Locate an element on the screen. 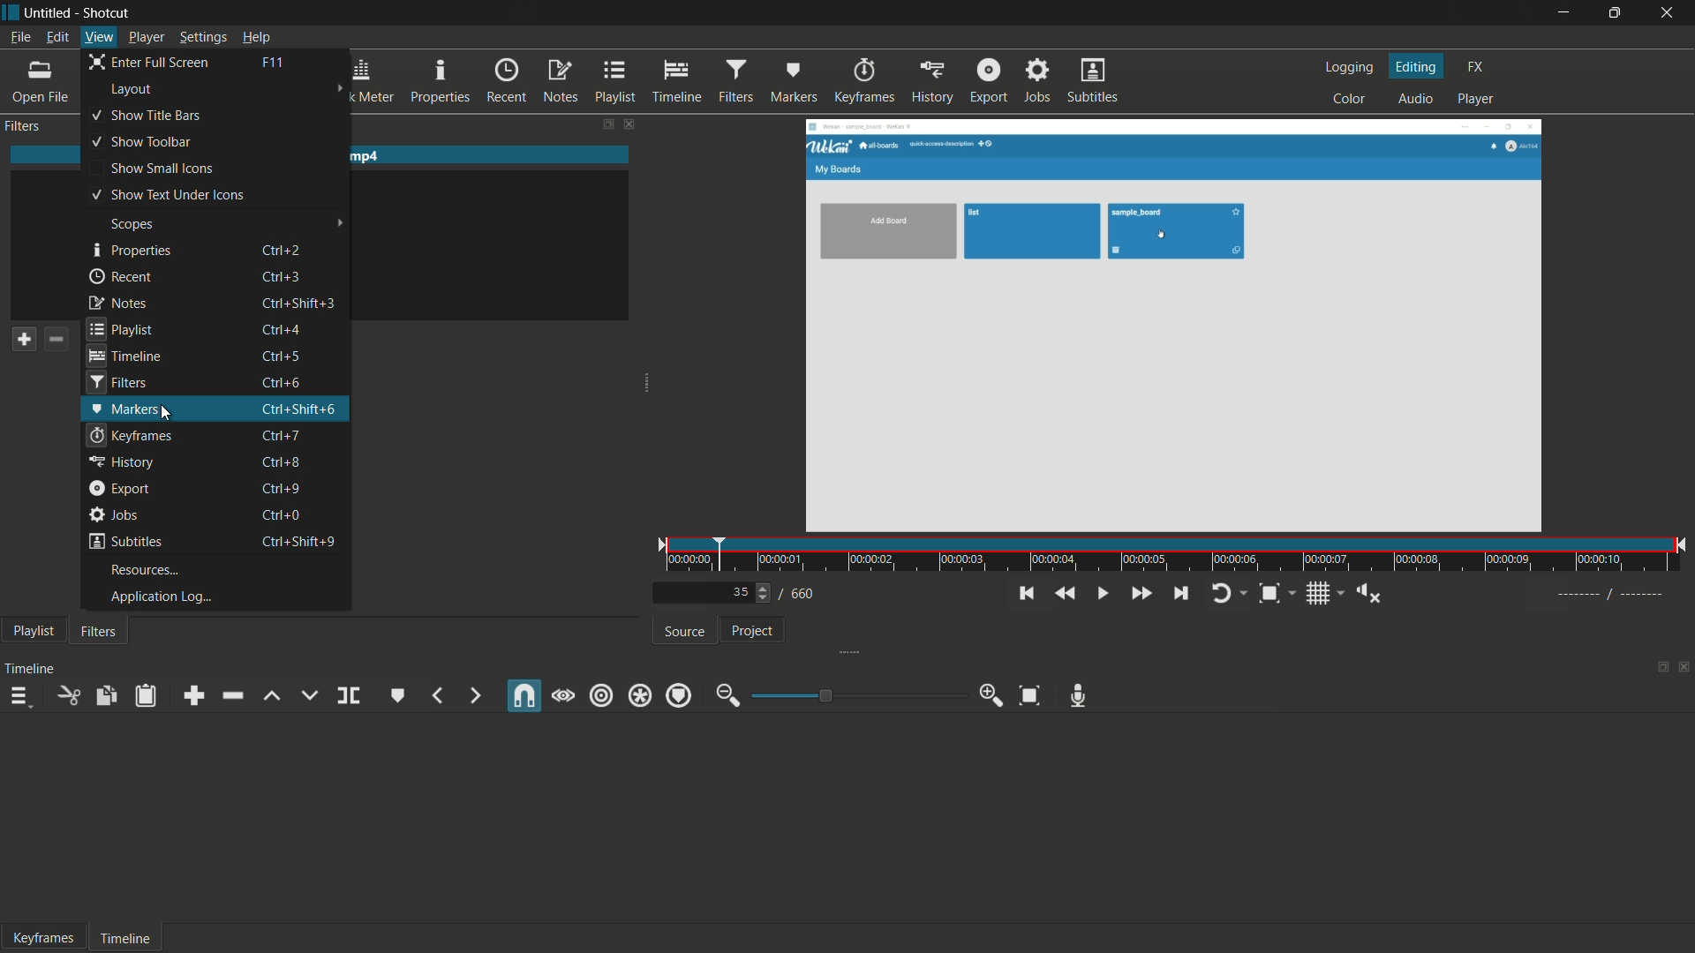 The height and width of the screenshot is (953, 1695). split at playhead is located at coordinates (348, 696).